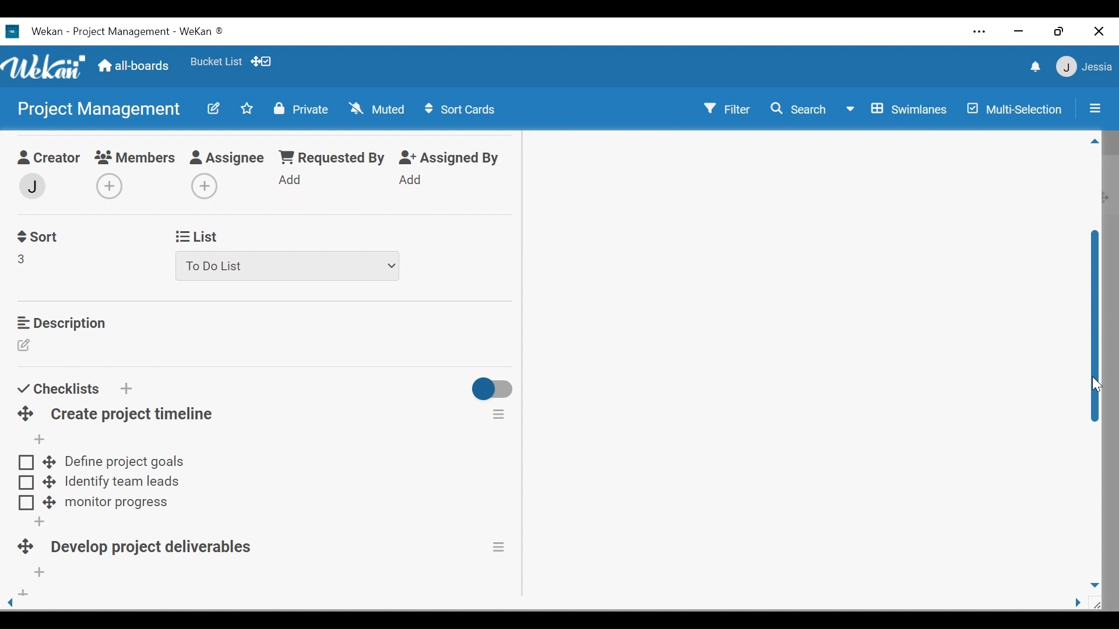 Image resolution: width=1119 pixels, height=629 pixels. I want to click on Field, so click(22, 259).